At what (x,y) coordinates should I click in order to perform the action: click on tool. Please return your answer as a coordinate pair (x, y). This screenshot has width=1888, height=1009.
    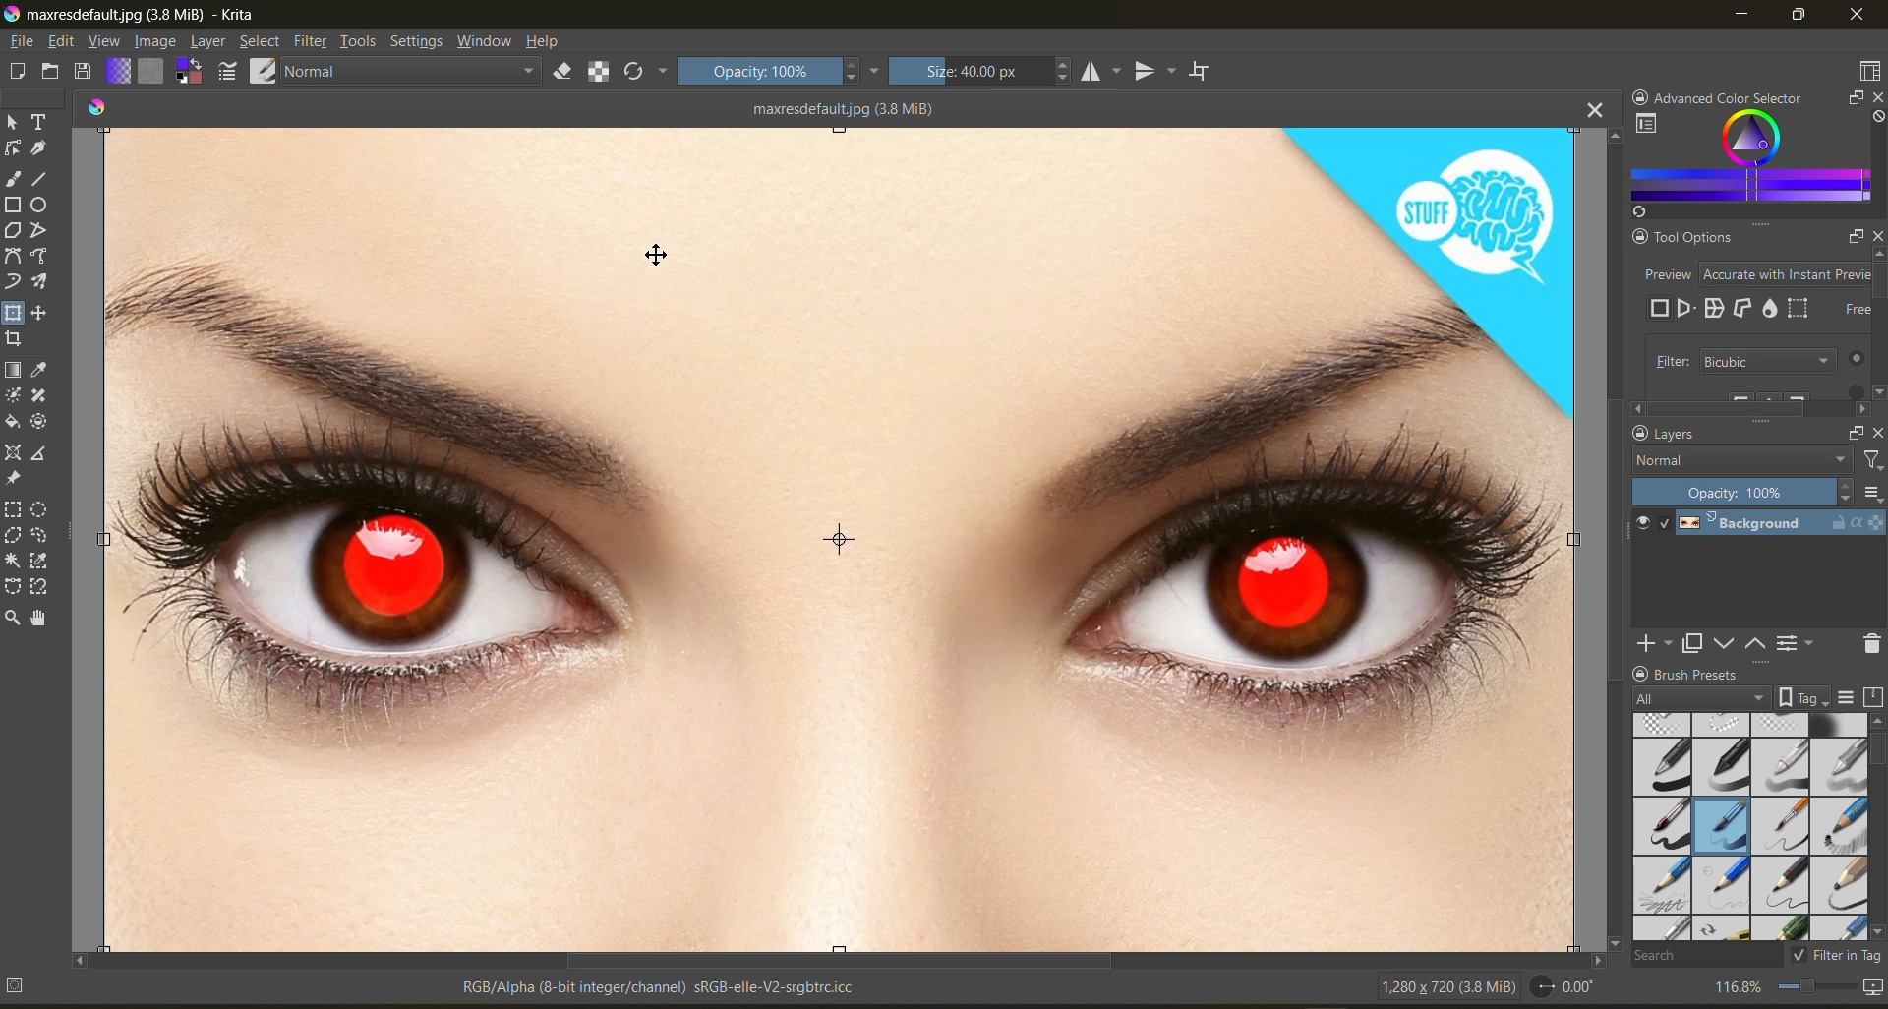
    Looking at the image, I should click on (14, 205).